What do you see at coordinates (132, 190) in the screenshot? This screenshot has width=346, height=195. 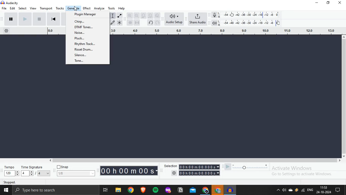 I see `Chrome` at bounding box center [132, 190].